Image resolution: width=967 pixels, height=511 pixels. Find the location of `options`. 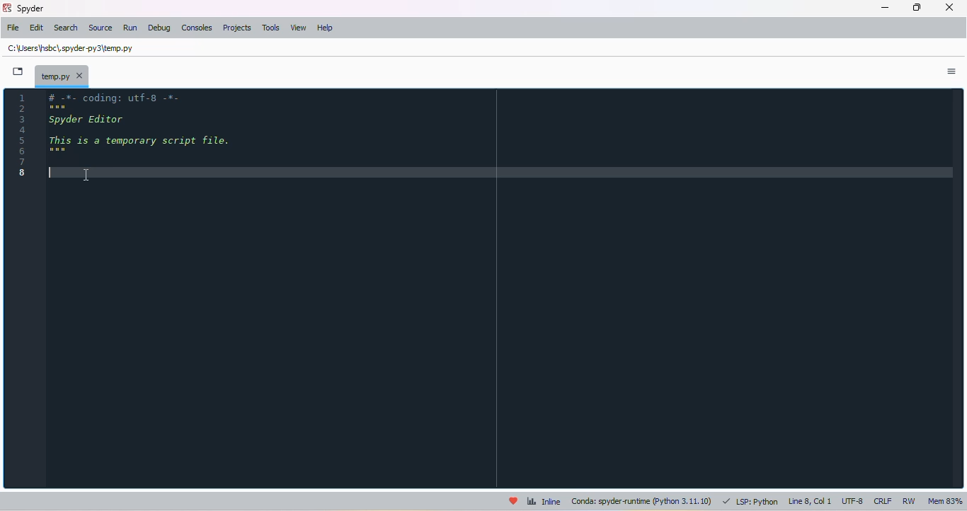

options is located at coordinates (951, 71).